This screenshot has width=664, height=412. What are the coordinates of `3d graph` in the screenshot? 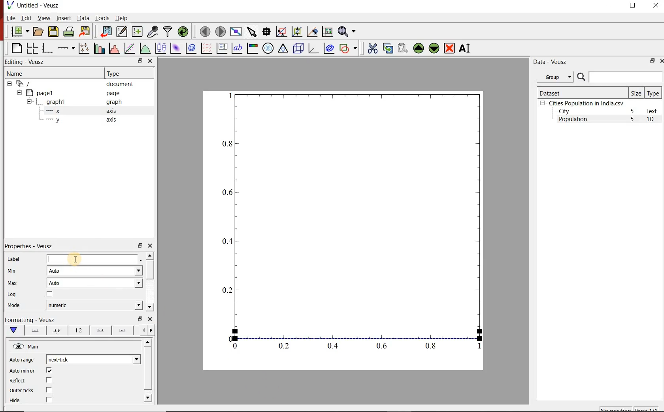 It's located at (313, 48).